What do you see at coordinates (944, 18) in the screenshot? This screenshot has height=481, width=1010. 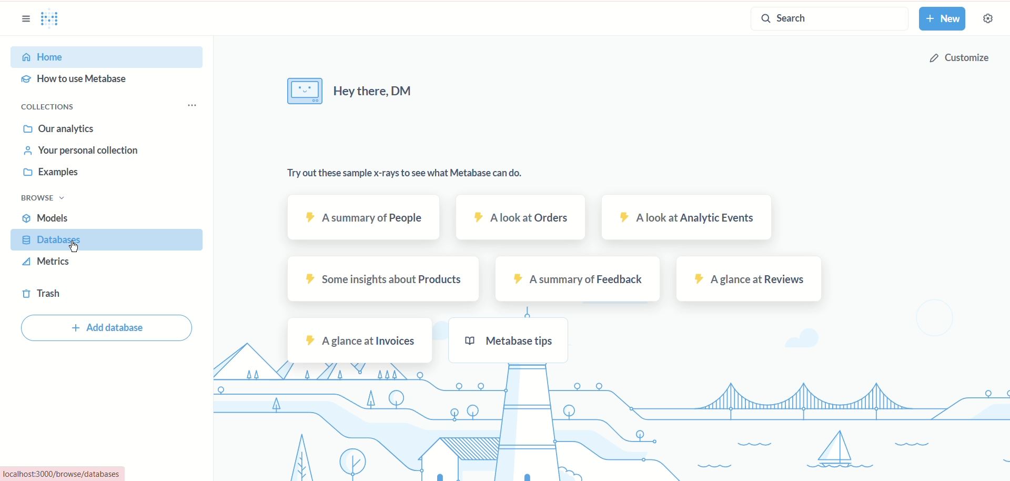 I see `new` at bounding box center [944, 18].